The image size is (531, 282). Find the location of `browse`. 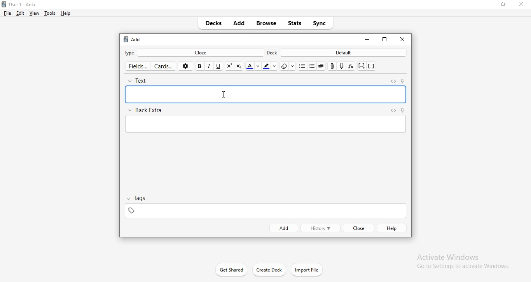

browse is located at coordinates (266, 24).